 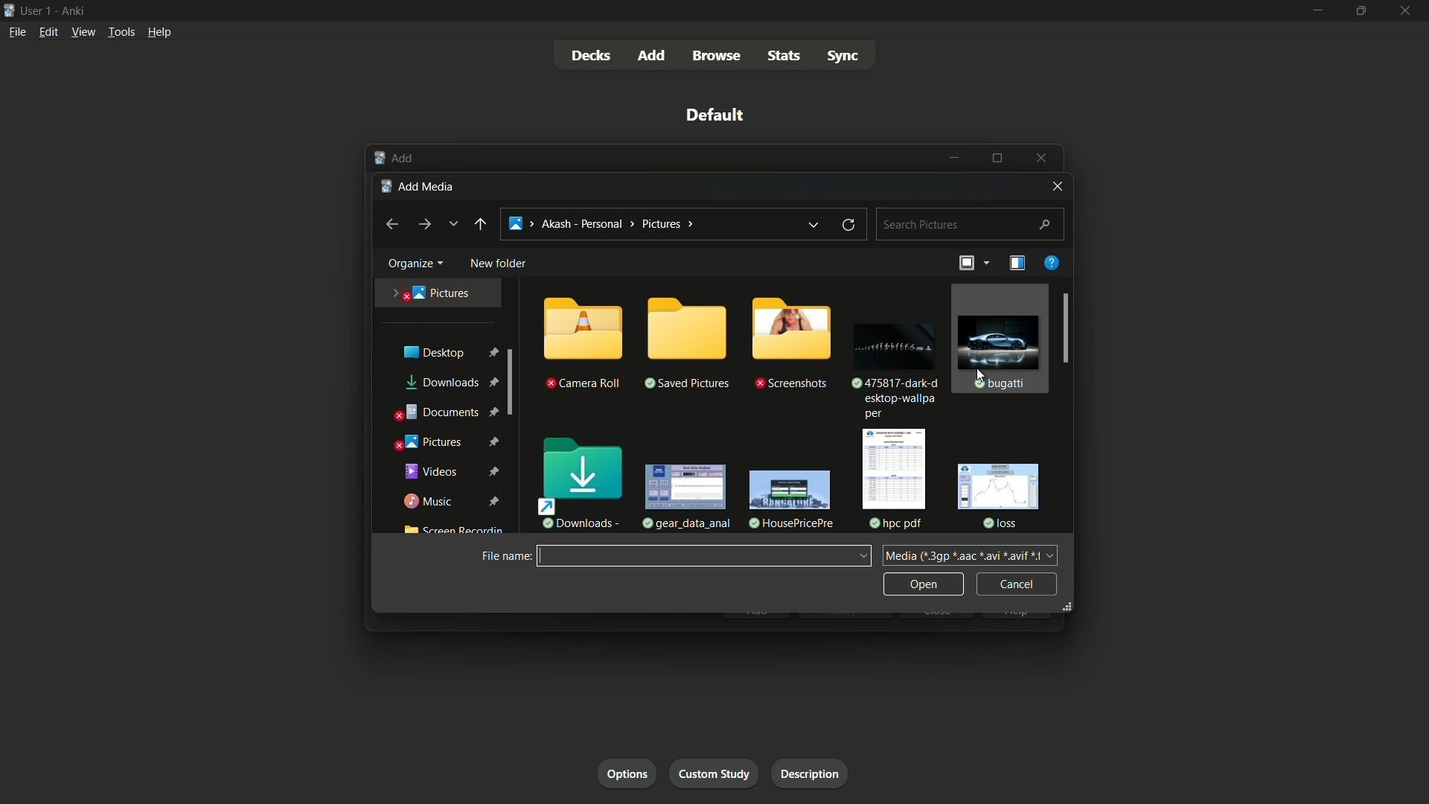 What do you see at coordinates (1017, 584) in the screenshot?
I see `cancel` at bounding box center [1017, 584].